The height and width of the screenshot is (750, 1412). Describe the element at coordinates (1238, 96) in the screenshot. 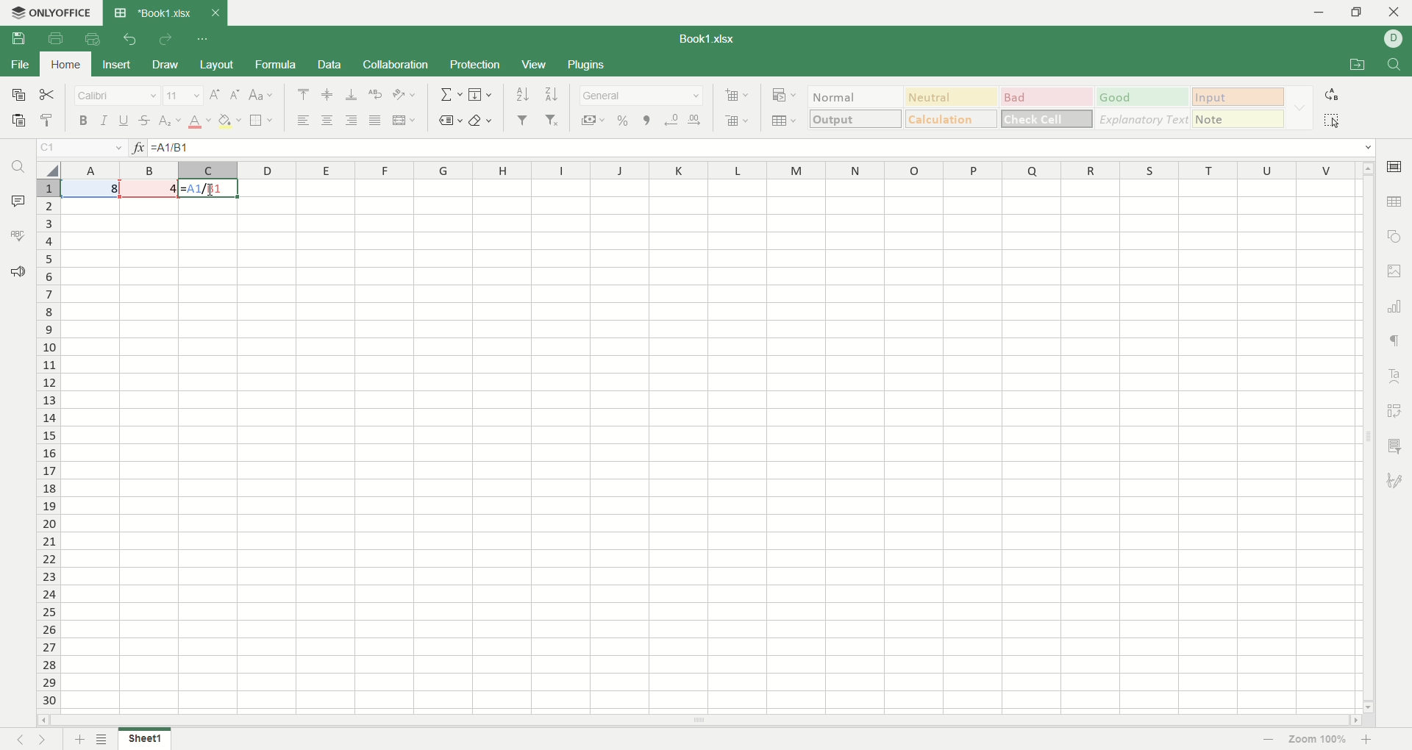

I see `input` at that location.